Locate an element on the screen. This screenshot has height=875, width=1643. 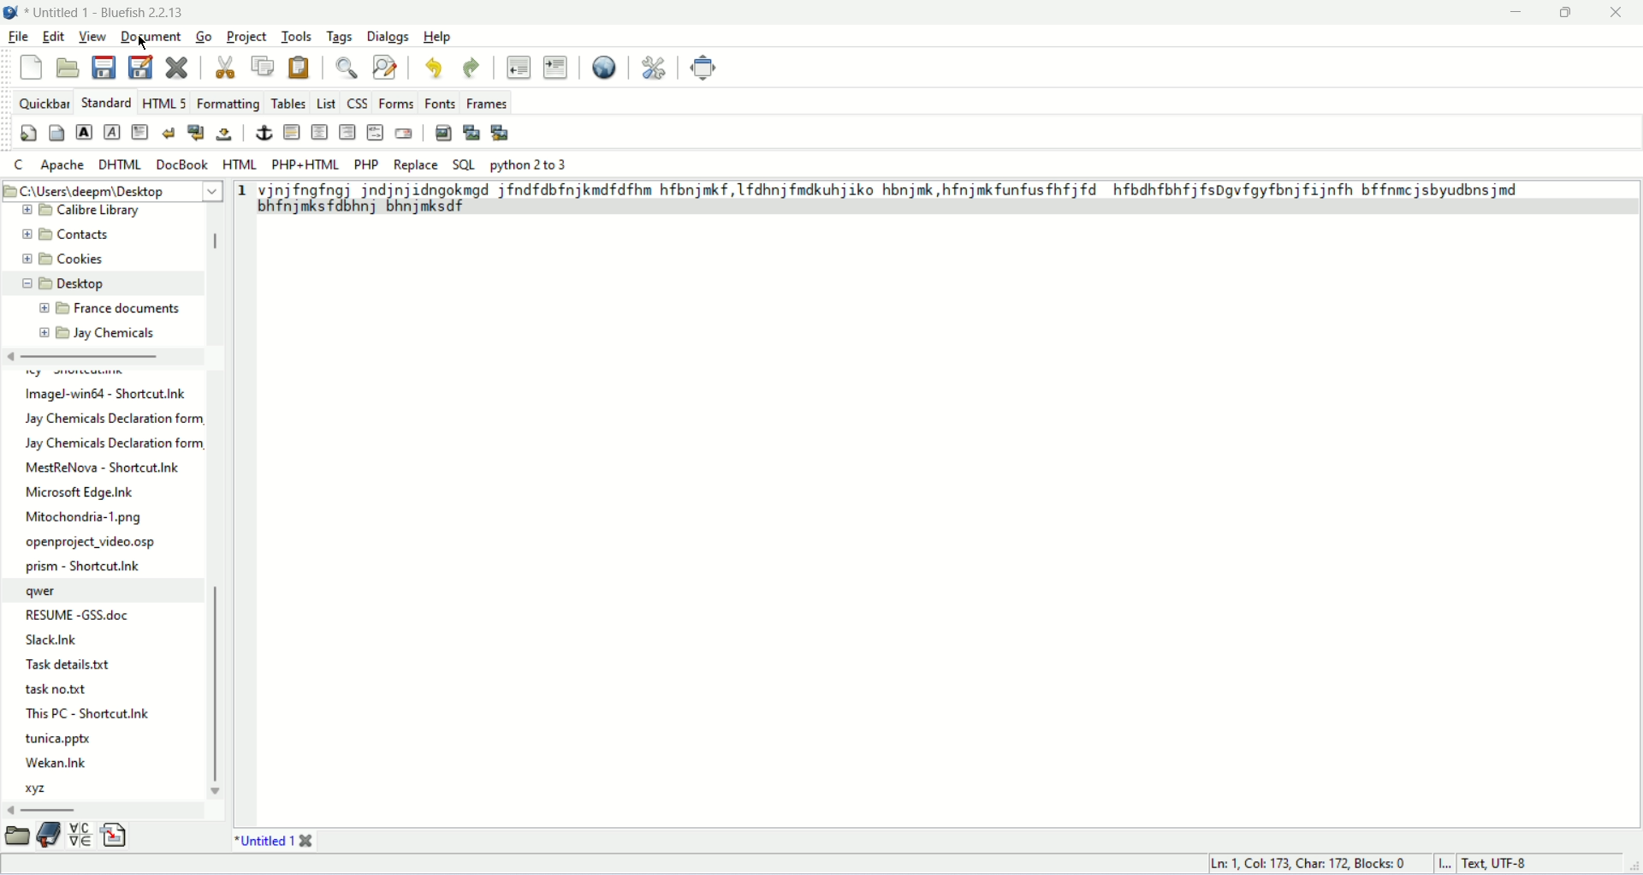
strong is located at coordinates (85, 131).